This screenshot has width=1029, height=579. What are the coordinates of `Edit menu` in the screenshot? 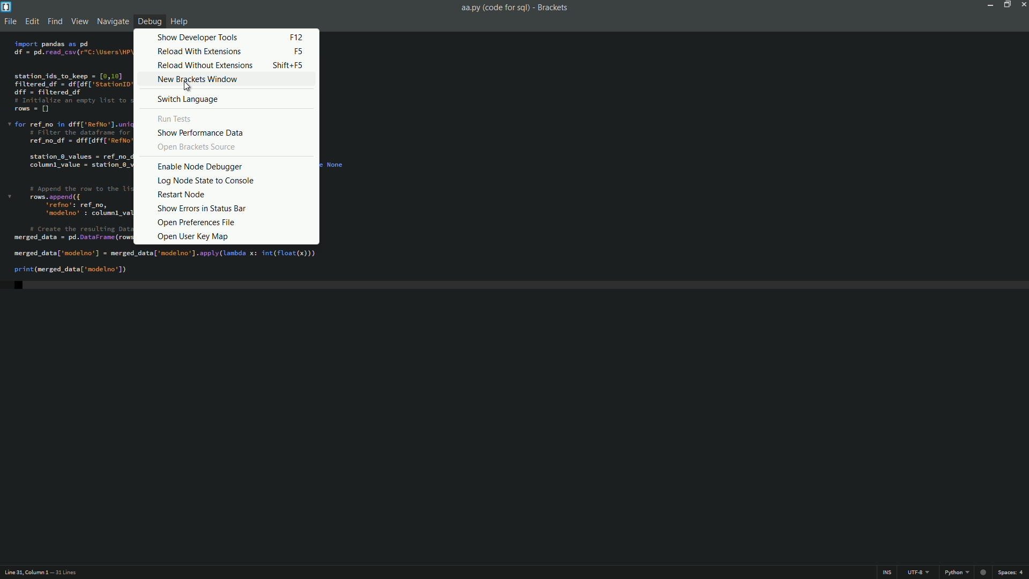 It's located at (31, 21).